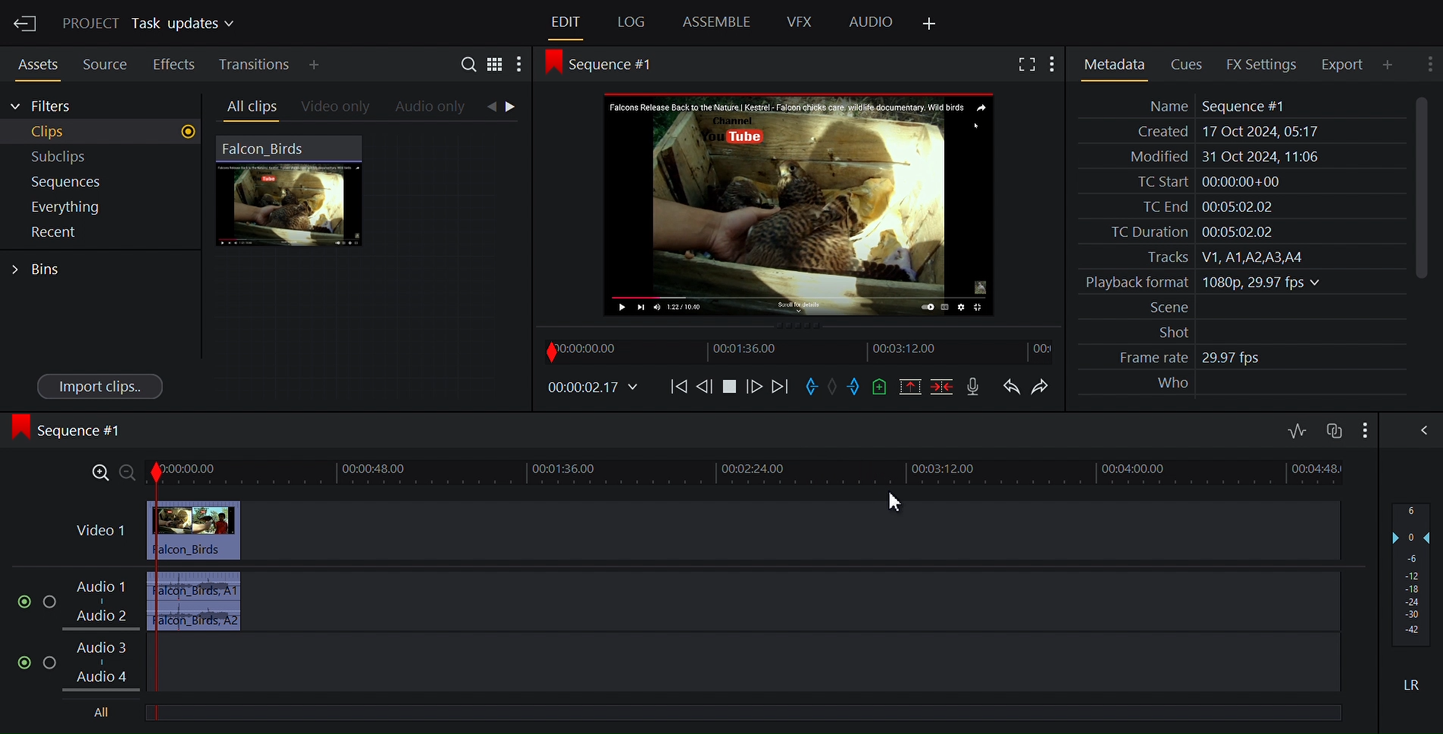 The height and width of the screenshot is (734, 1443). Describe the element at coordinates (1185, 64) in the screenshot. I see `Cues` at that location.